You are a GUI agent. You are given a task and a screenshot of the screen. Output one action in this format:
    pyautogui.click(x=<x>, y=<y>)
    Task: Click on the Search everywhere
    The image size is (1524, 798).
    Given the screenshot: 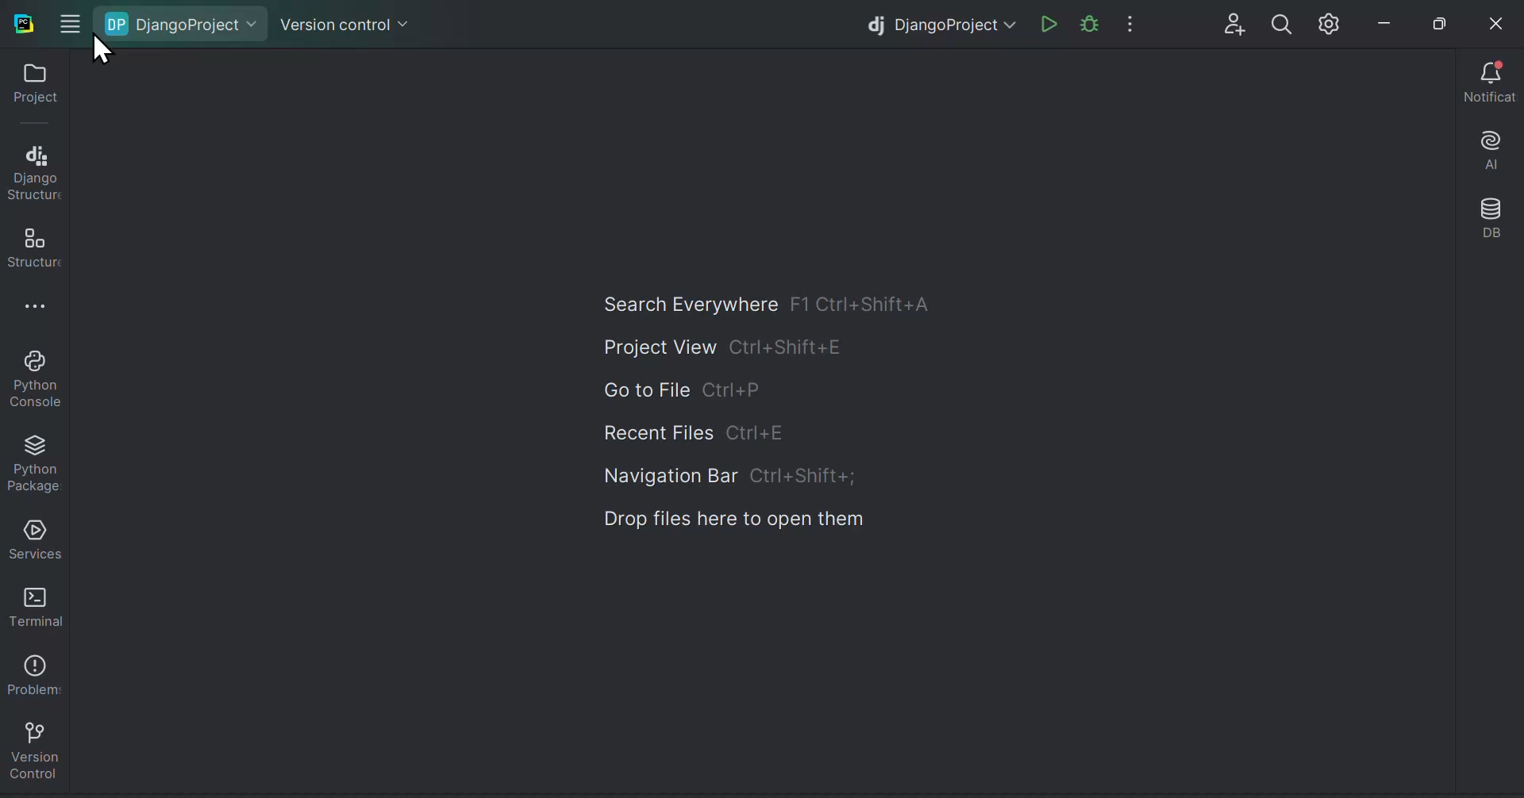 What is the action you would take?
    pyautogui.click(x=773, y=304)
    